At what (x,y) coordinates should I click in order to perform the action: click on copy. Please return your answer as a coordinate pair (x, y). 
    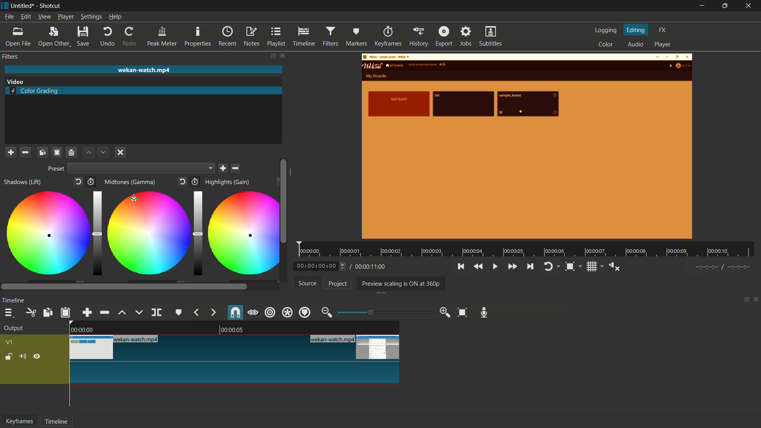
    Looking at the image, I should click on (47, 313).